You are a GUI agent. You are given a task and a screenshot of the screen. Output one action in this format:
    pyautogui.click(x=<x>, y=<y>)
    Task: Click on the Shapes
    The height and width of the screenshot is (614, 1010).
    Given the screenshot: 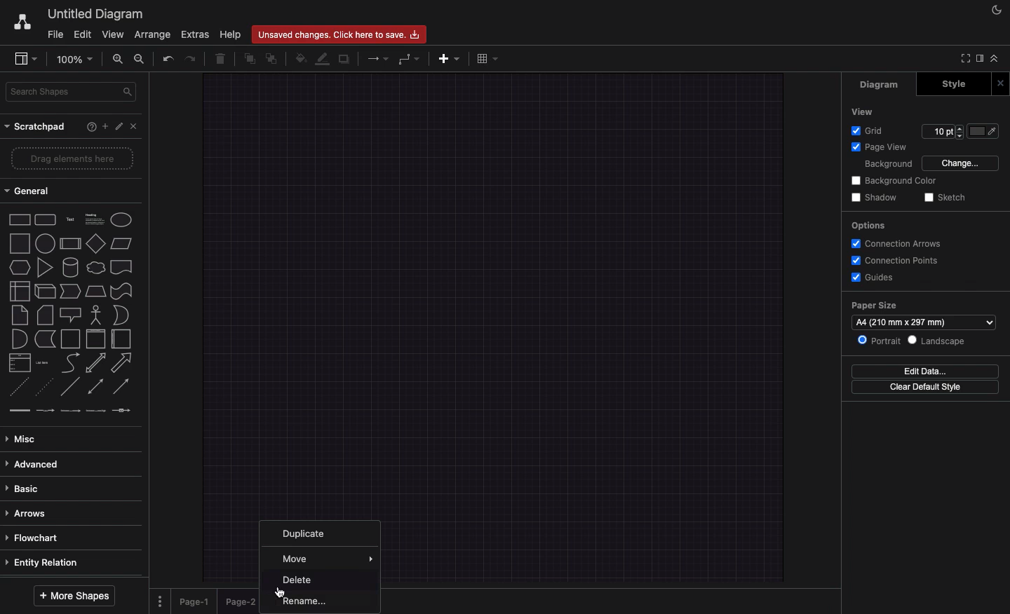 What is the action you would take?
    pyautogui.click(x=70, y=314)
    